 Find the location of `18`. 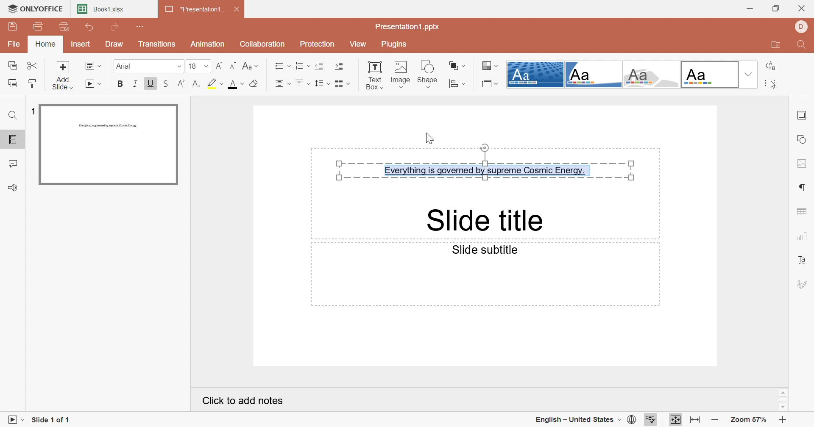

18 is located at coordinates (199, 67).